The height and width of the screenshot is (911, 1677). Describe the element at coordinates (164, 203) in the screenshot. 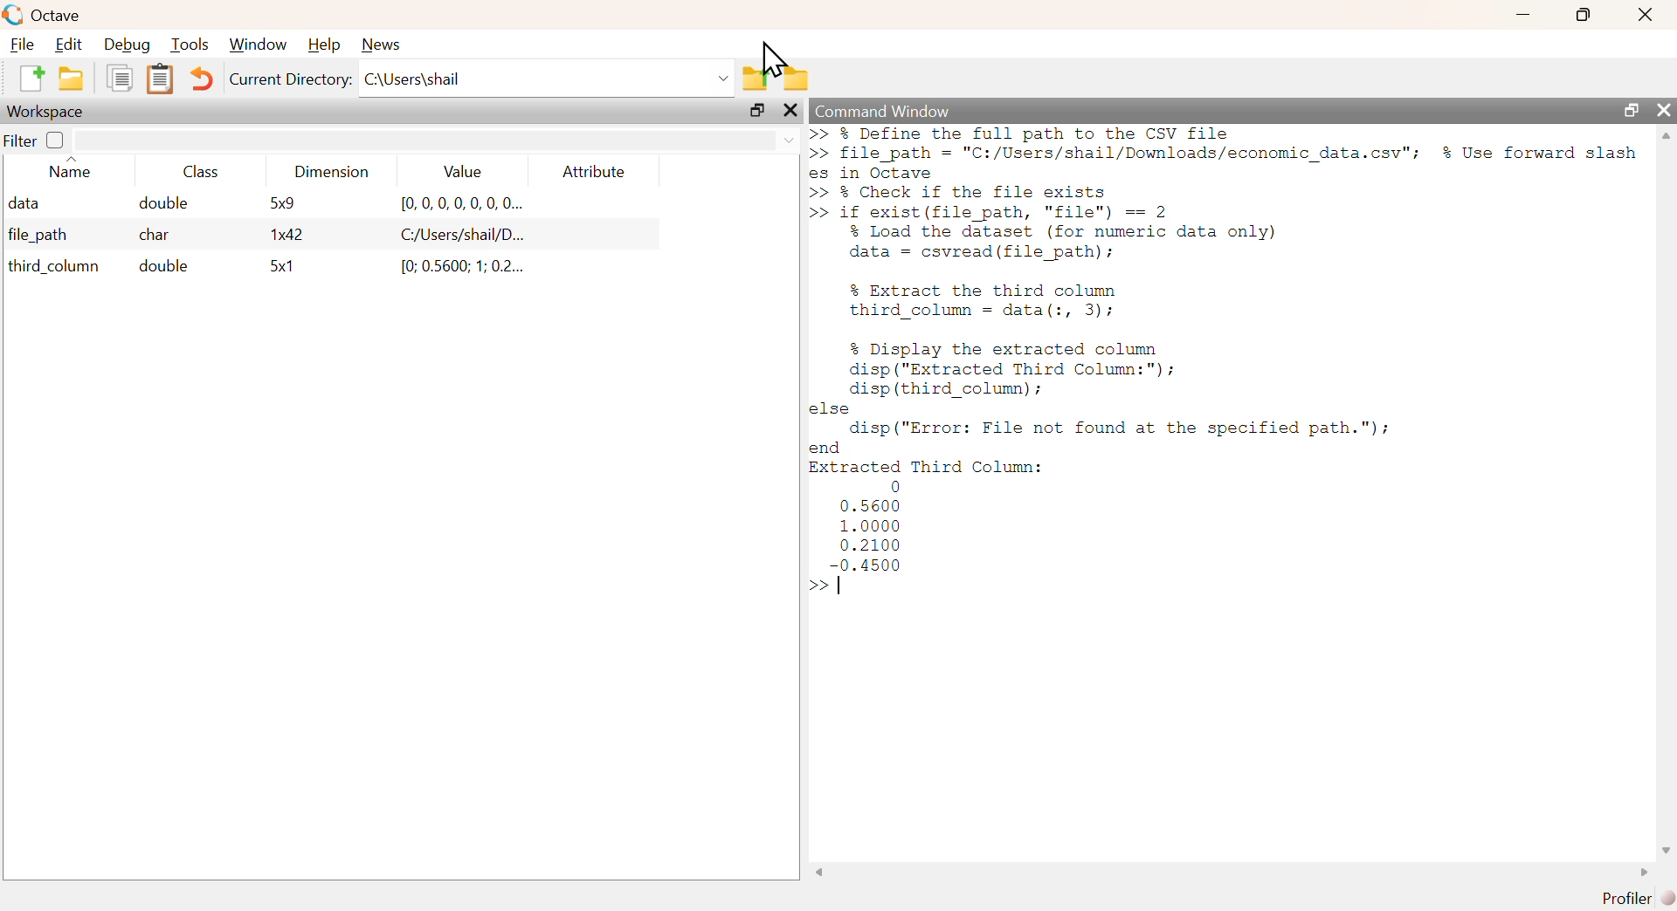

I see `double` at that location.